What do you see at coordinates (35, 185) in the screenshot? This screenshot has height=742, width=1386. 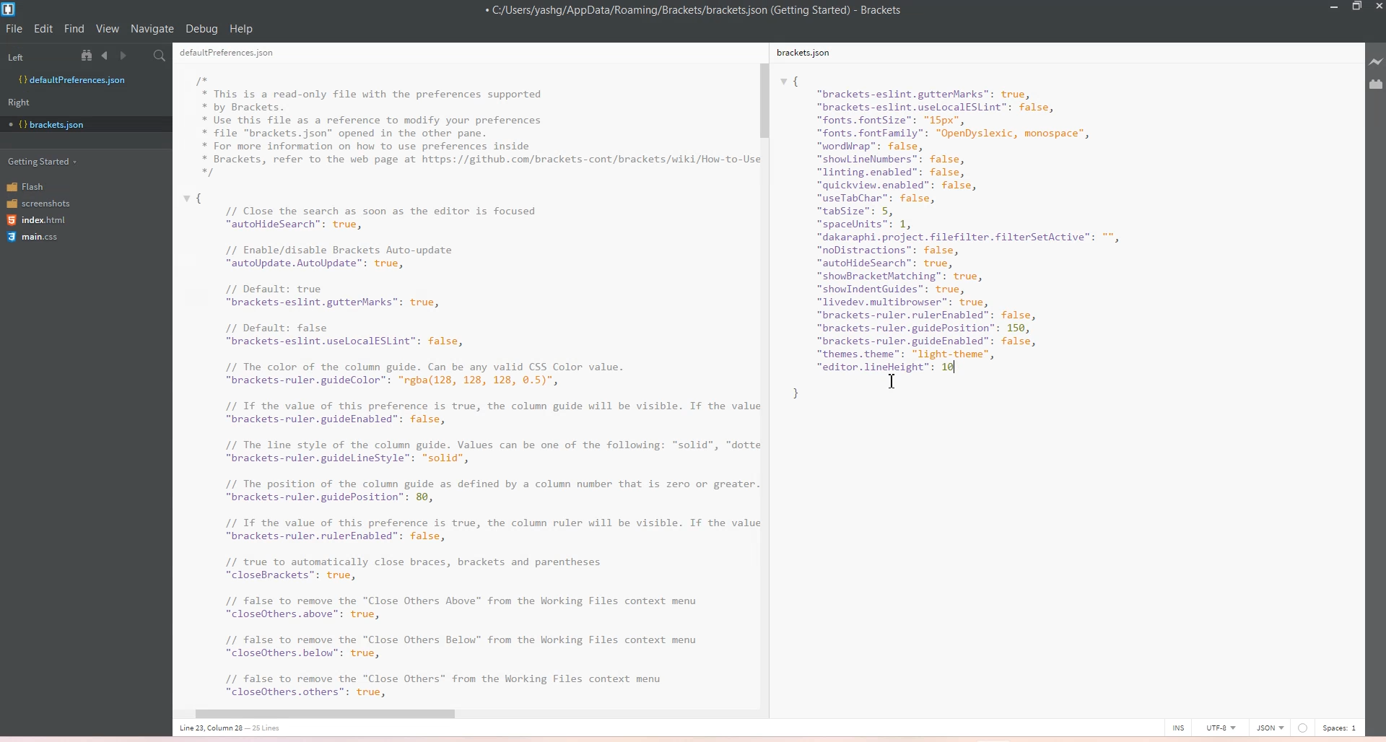 I see `Flash` at bounding box center [35, 185].